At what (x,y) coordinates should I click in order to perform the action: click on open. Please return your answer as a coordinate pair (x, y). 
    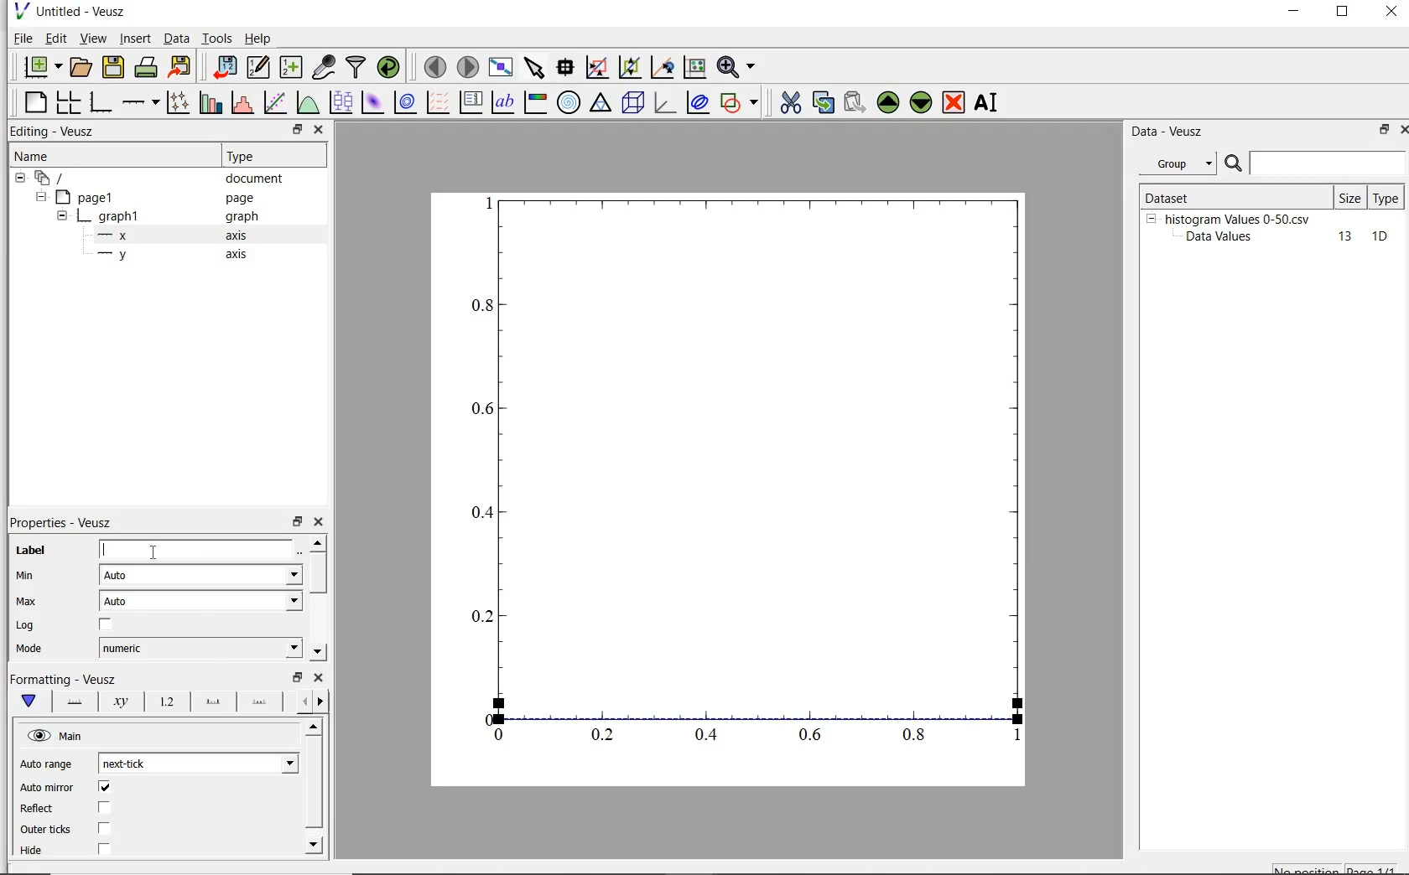
    Looking at the image, I should click on (83, 65).